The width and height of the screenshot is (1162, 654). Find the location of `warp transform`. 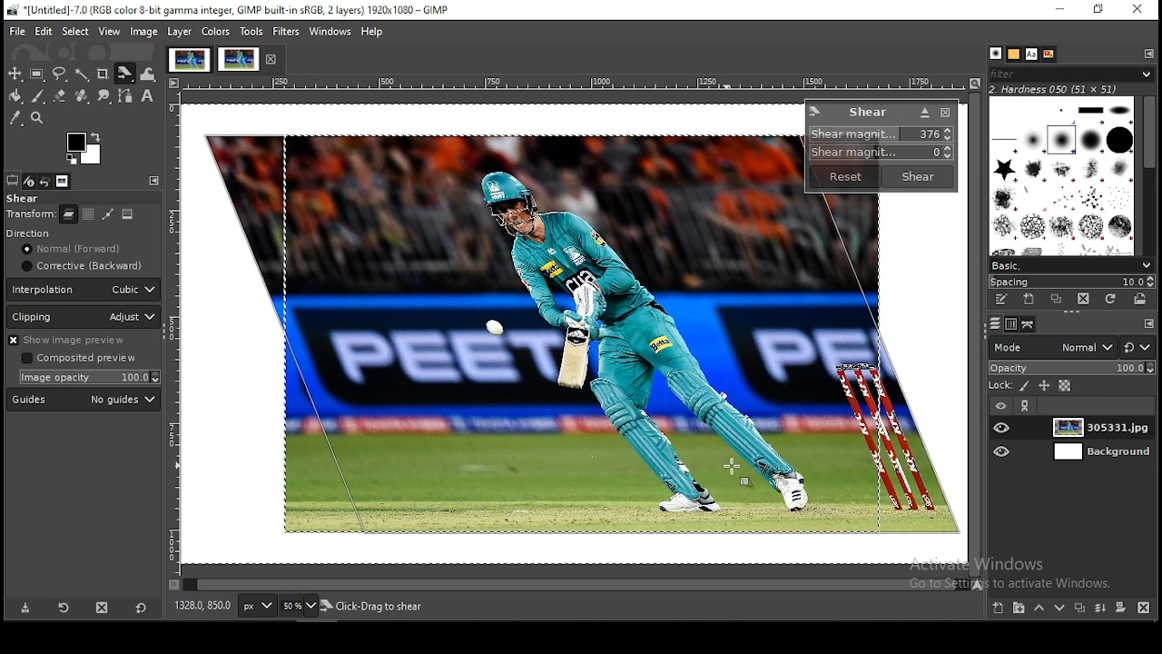

warp transform is located at coordinates (152, 74).